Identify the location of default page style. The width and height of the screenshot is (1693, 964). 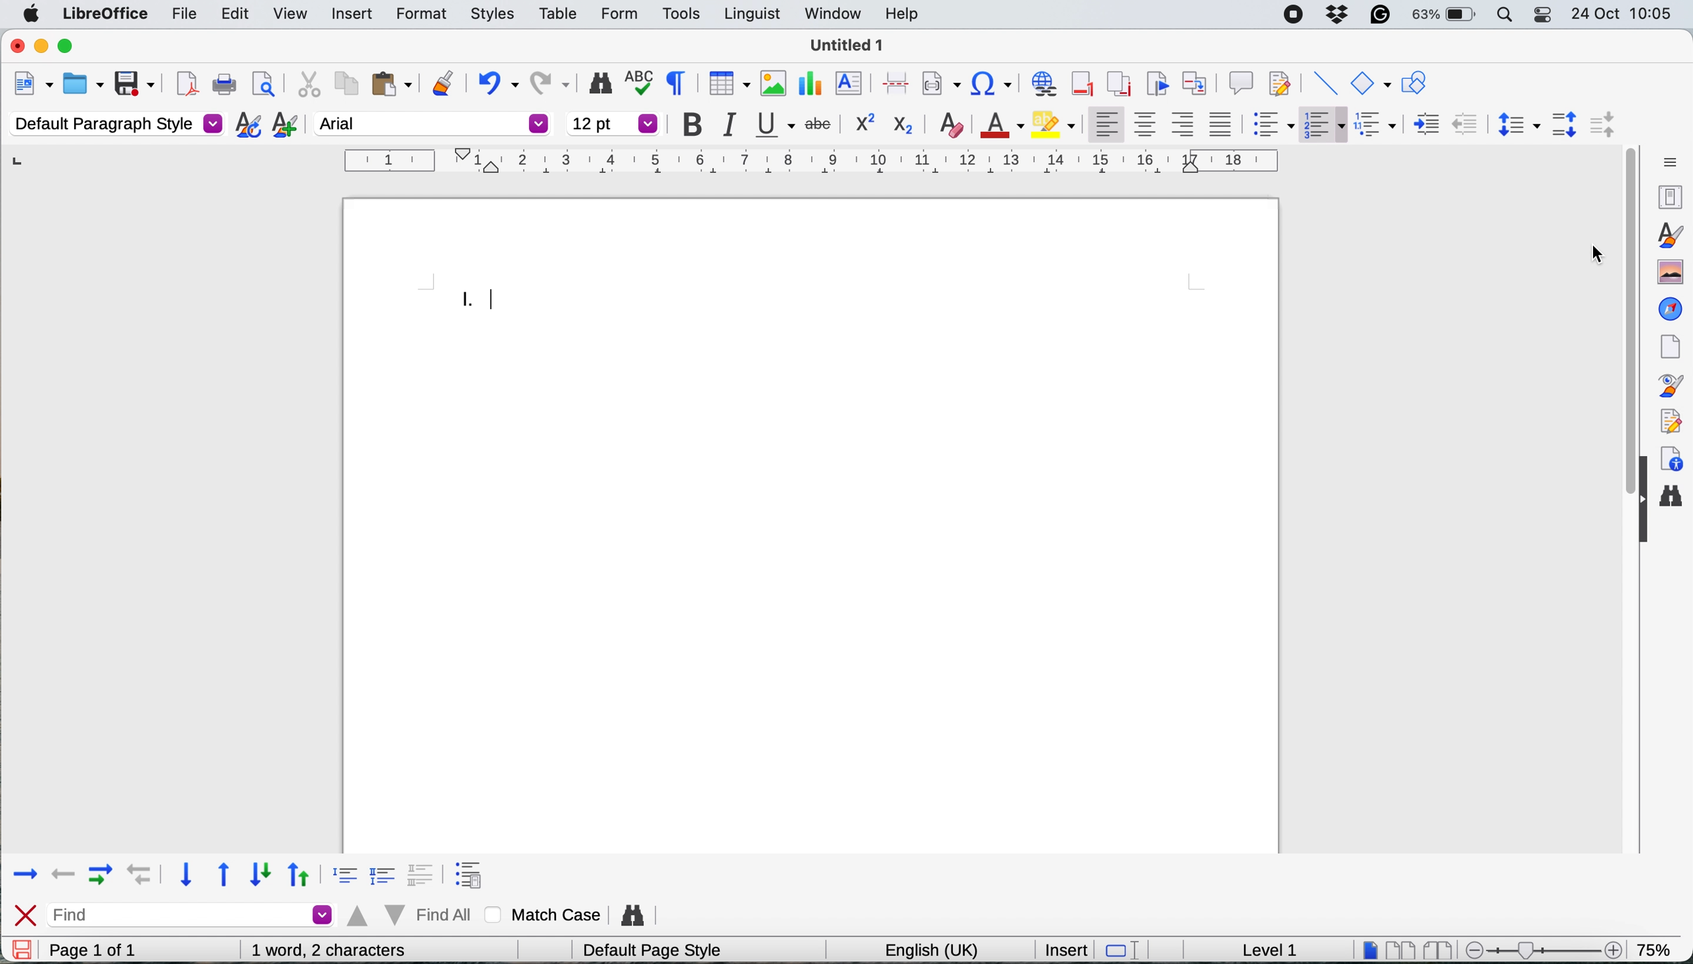
(659, 951).